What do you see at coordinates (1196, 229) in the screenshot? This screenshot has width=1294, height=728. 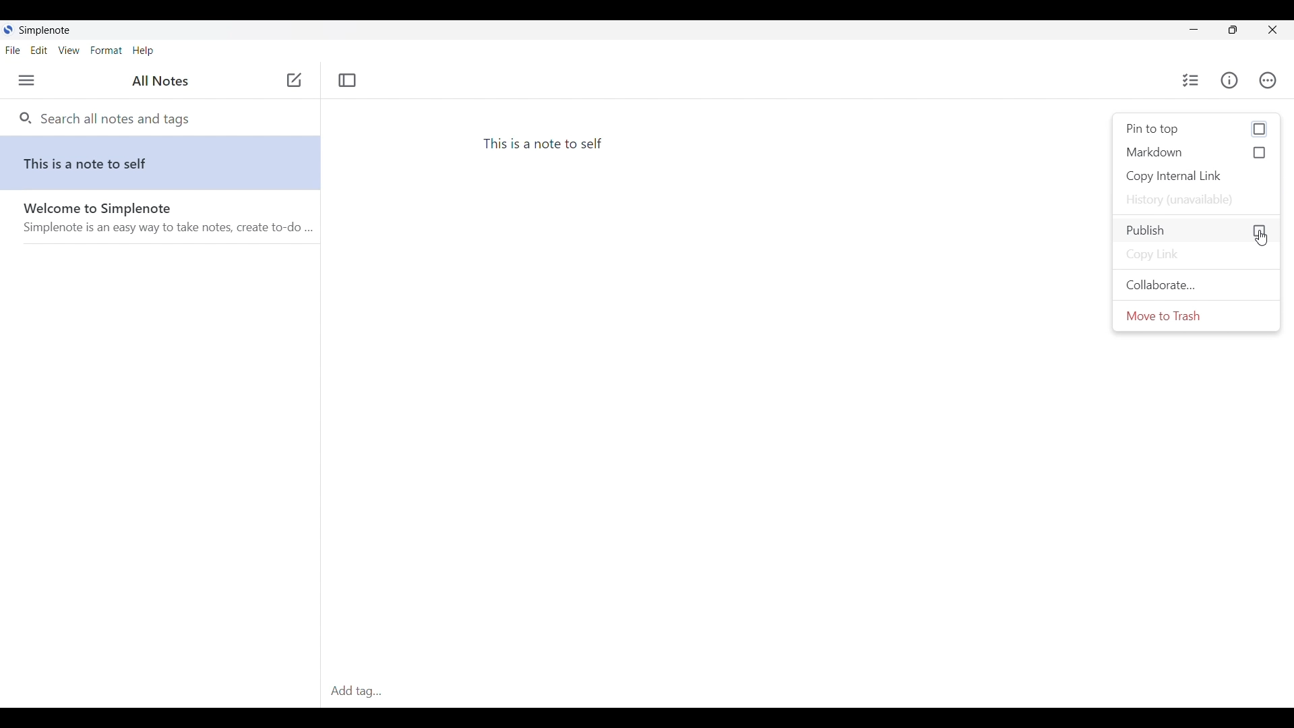 I see `publish` at bounding box center [1196, 229].